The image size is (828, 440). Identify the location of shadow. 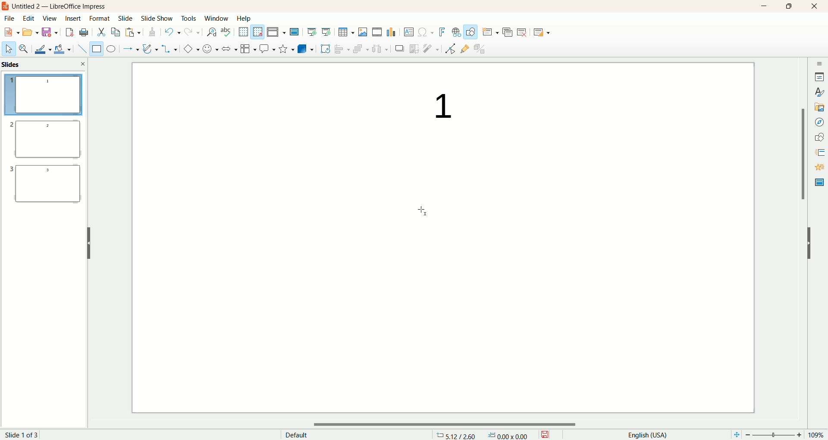
(401, 49).